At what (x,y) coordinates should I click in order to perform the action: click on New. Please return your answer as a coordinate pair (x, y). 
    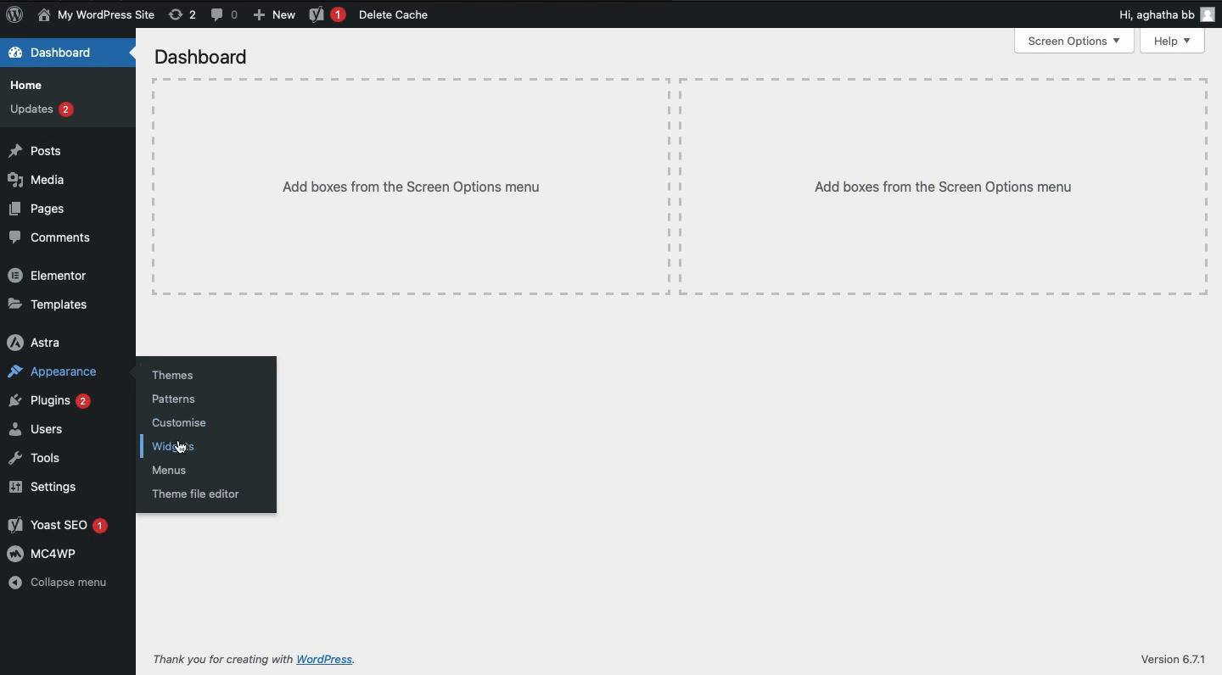
    Looking at the image, I should click on (277, 15).